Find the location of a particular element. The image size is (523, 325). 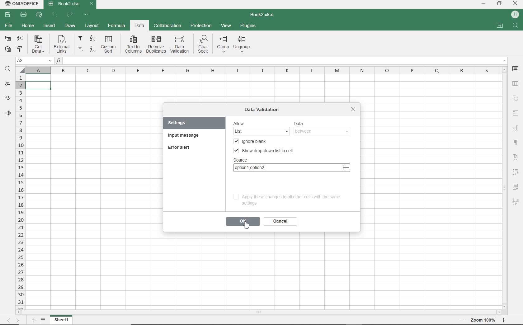

PLUGINS is located at coordinates (248, 25).